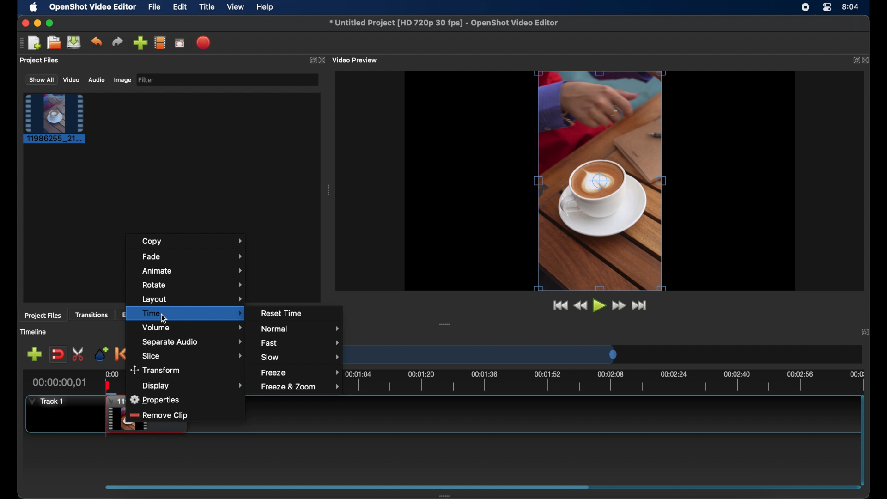  I want to click on export video, so click(204, 43).